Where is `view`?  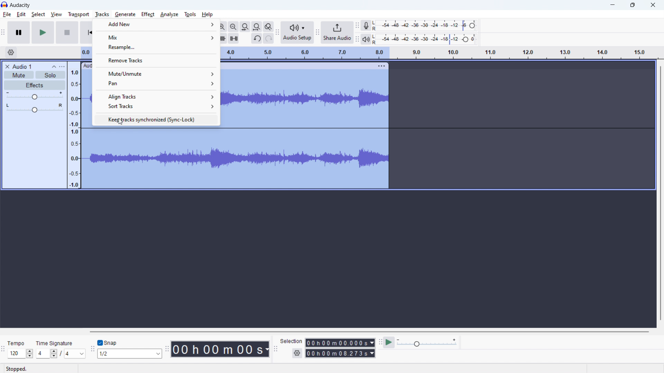 view is located at coordinates (56, 14).